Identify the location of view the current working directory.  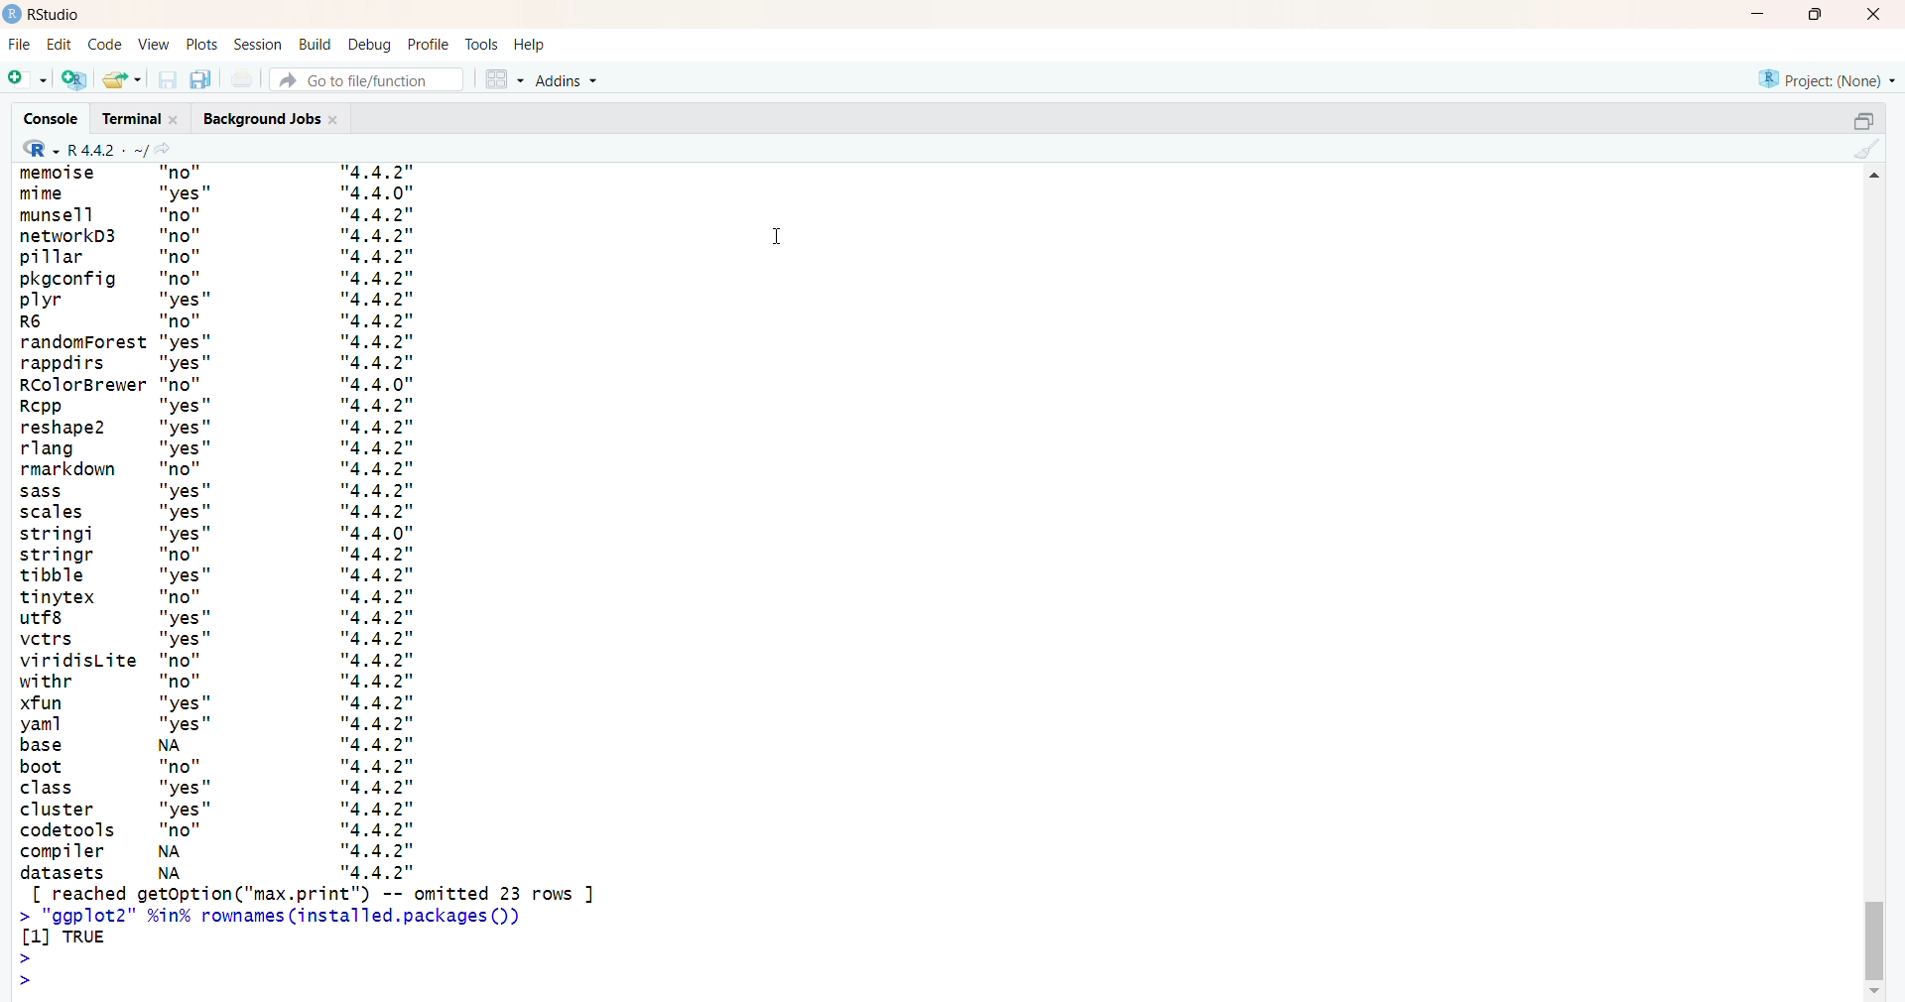
(164, 151).